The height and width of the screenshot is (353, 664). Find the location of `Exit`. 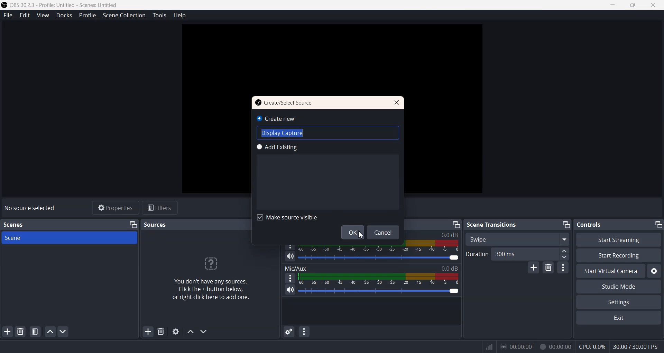

Exit is located at coordinates (618, 318).